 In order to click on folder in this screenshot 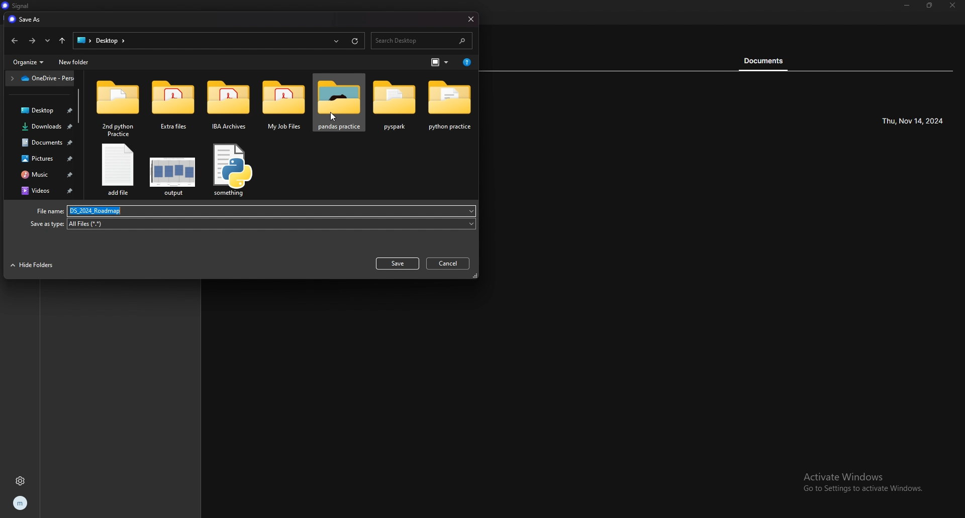, I will do `click(449, 105)`.